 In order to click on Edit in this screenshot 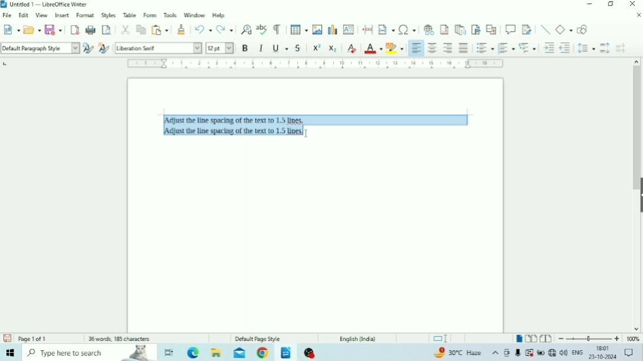, I will do `click(24, 15)`.